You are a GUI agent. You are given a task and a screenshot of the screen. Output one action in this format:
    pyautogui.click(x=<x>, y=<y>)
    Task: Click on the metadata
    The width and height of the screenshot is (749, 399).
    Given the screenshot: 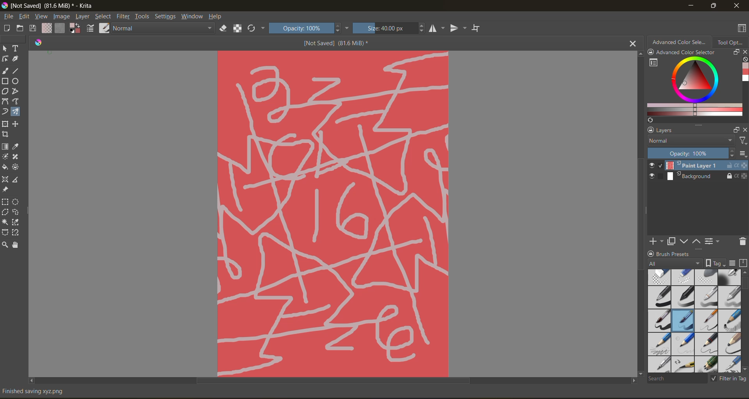 What is the action you would take?
    pyautogui.click(x=39, y=390)
    